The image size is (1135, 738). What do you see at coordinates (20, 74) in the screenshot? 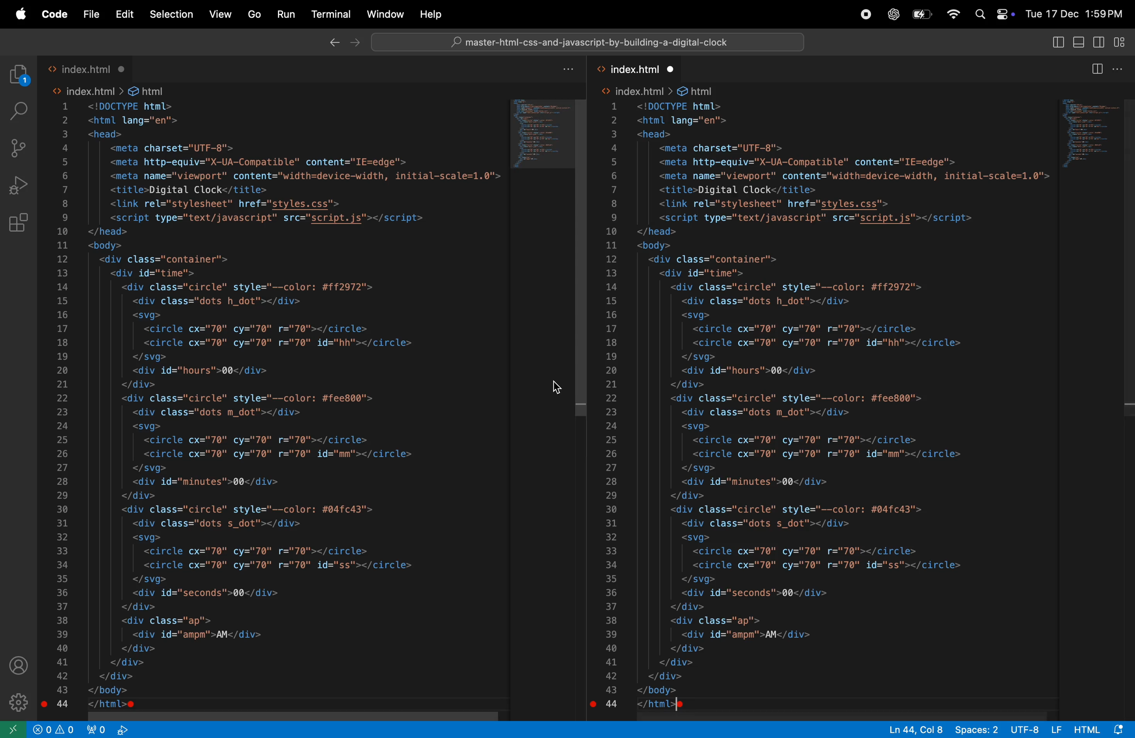
I see `explore` at bounding box center [20, 74].